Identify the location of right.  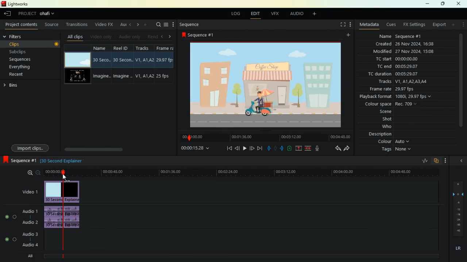
(138, 25).